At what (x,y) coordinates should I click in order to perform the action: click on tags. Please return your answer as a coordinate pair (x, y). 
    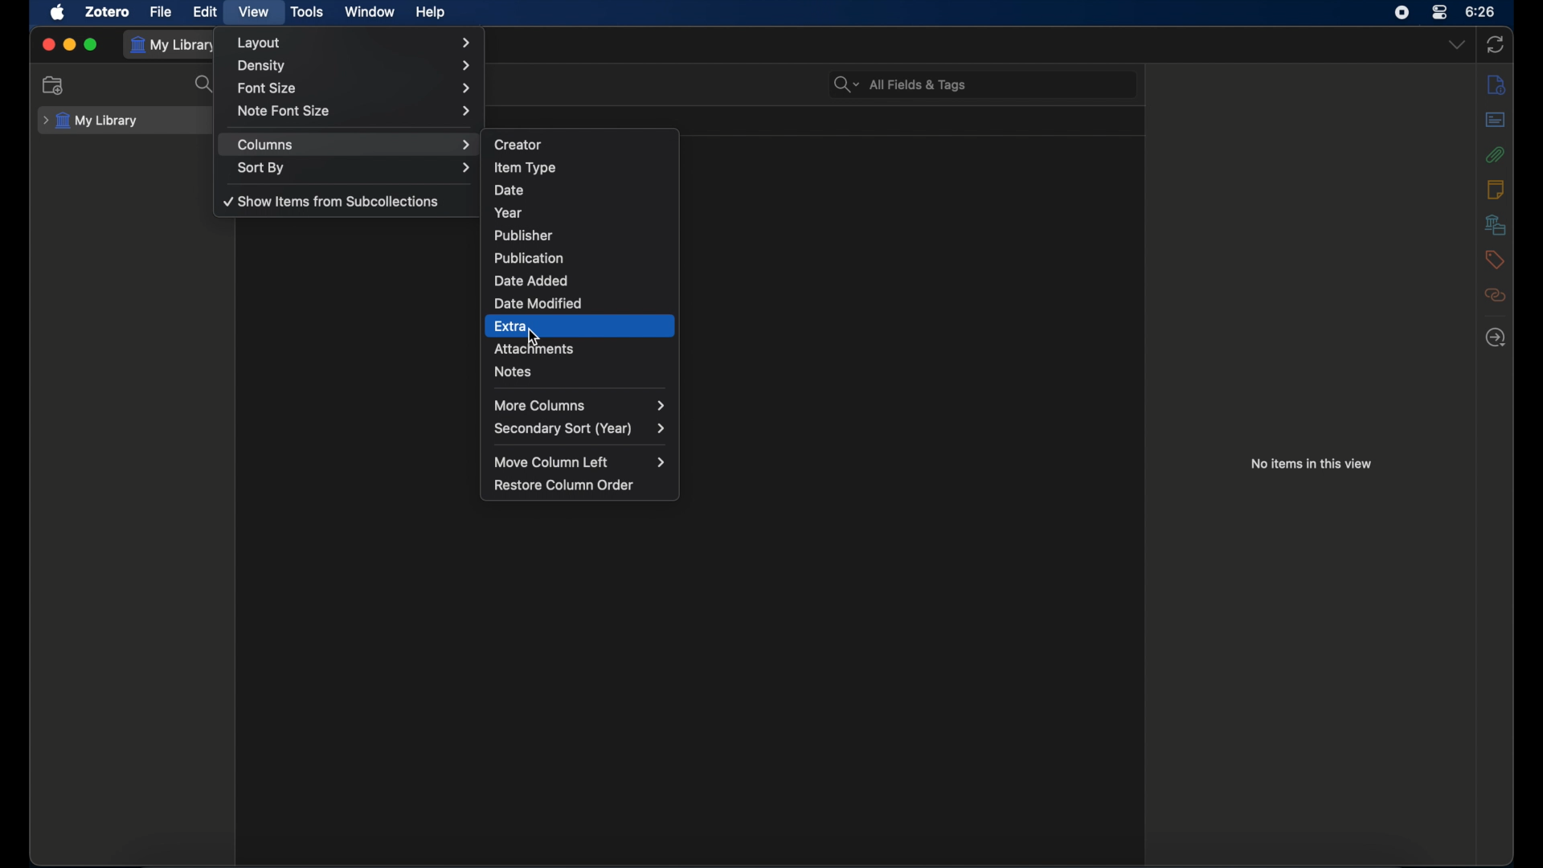
    Looking at the image, I should click on (1495, 260).